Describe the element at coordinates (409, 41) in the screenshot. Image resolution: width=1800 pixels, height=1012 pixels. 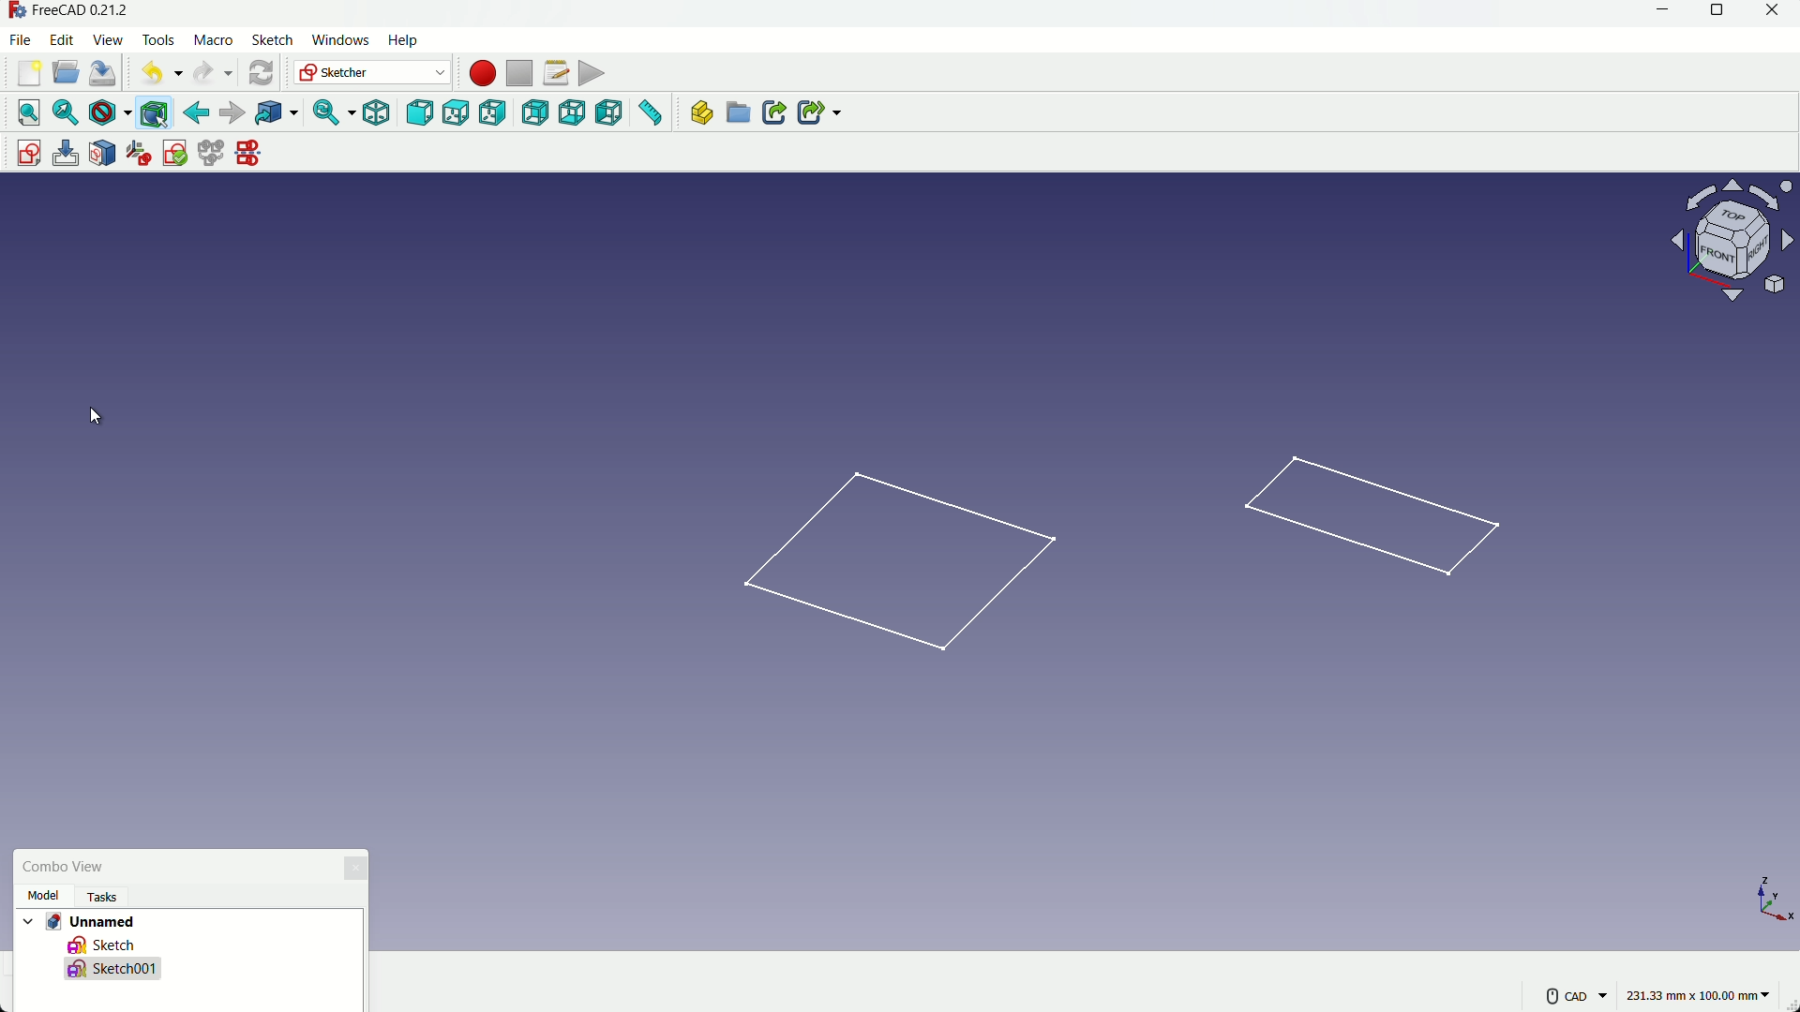
I see `help menu` at that location.